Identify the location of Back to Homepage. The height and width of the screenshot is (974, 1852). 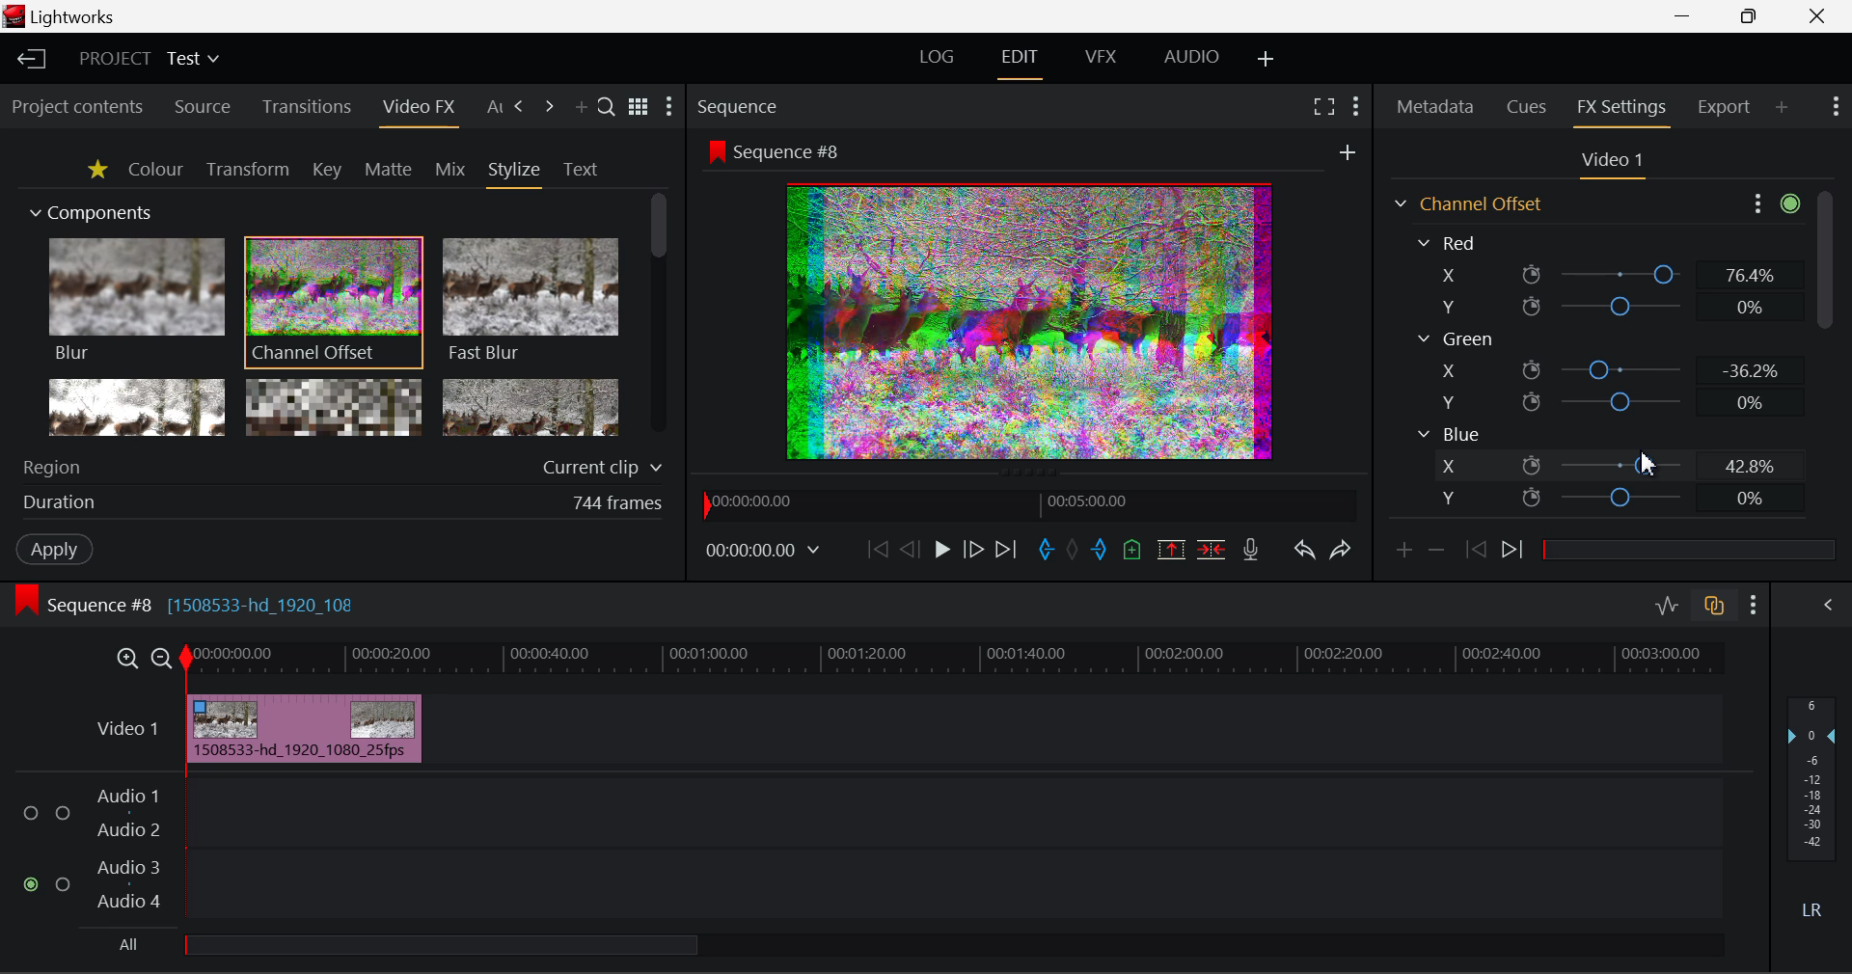
(30, 60).